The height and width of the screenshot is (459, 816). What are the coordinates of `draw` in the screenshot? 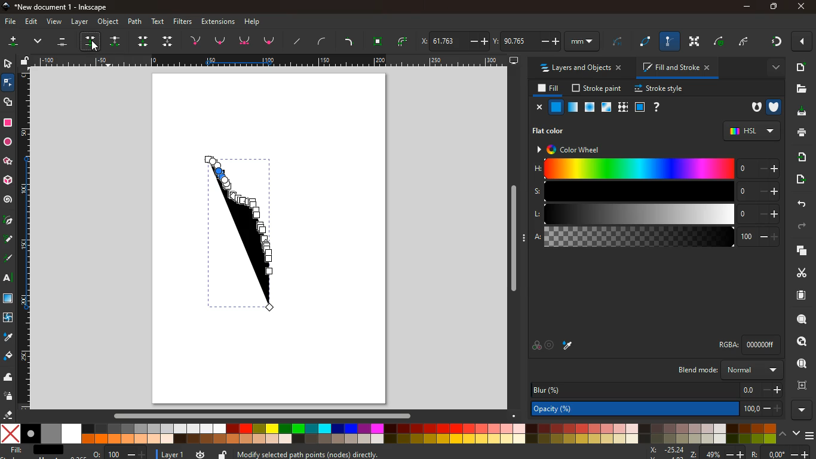 It's located at (244, 234).